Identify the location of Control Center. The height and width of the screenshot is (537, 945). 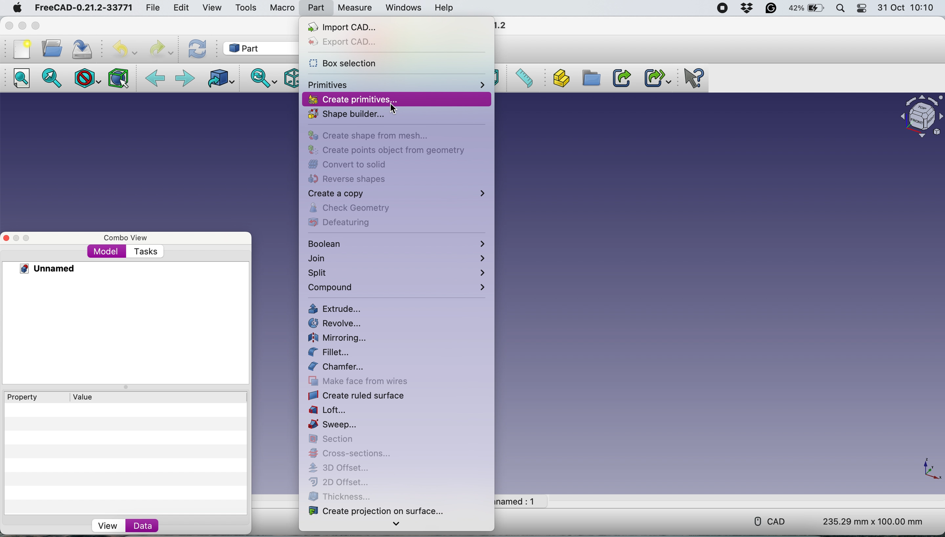
(861, 8).